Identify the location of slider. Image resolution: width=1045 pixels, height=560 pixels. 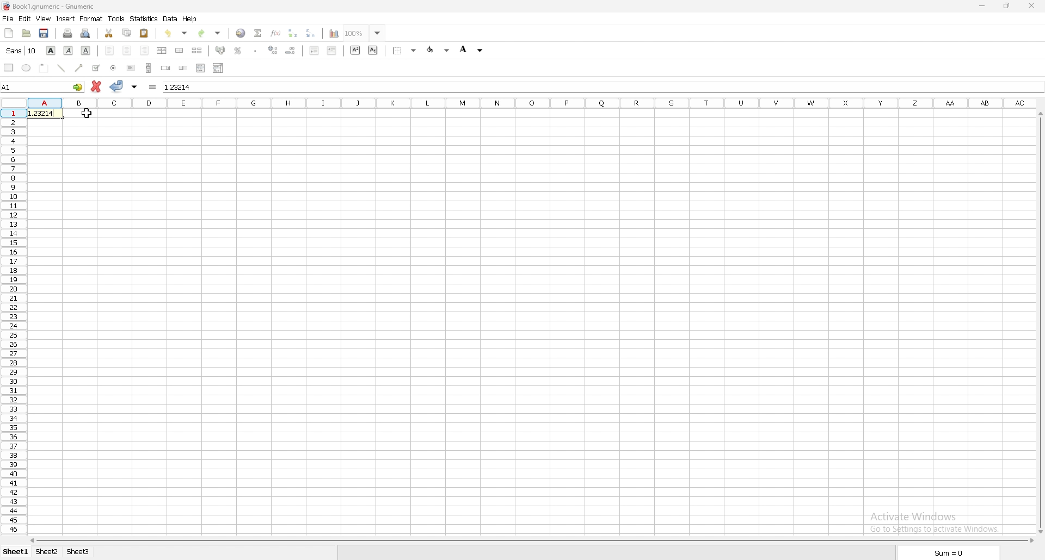
(183, 69).